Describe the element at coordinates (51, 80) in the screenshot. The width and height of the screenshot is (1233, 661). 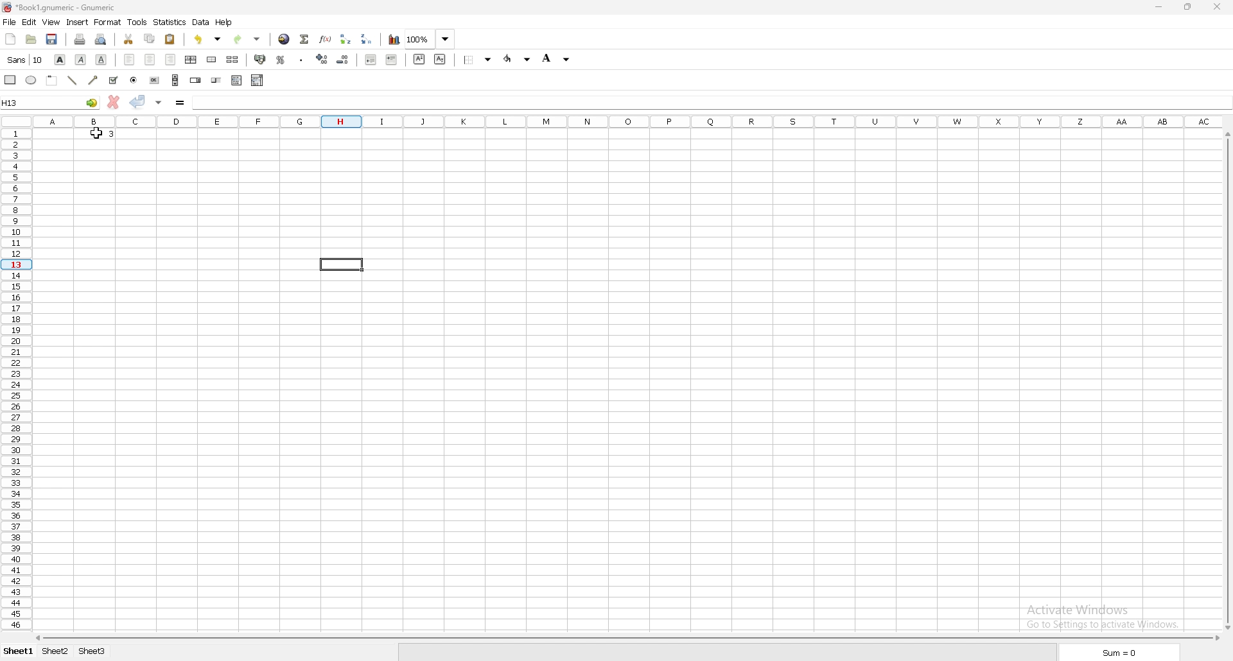
I see `frame` at that location.